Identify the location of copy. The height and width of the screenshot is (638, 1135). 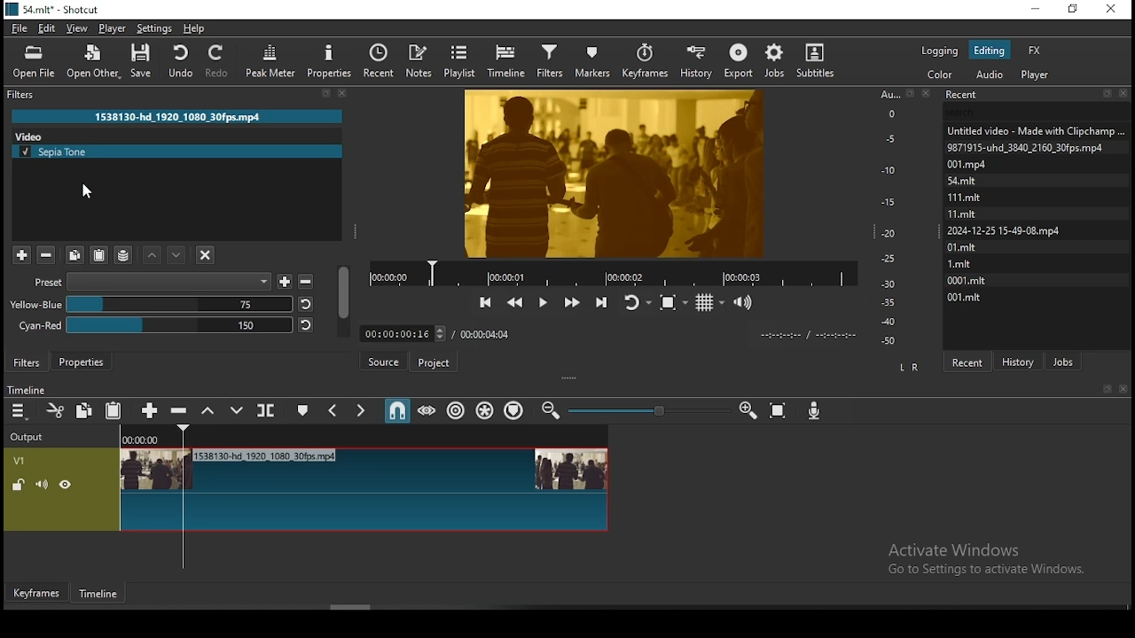
(86, 411).